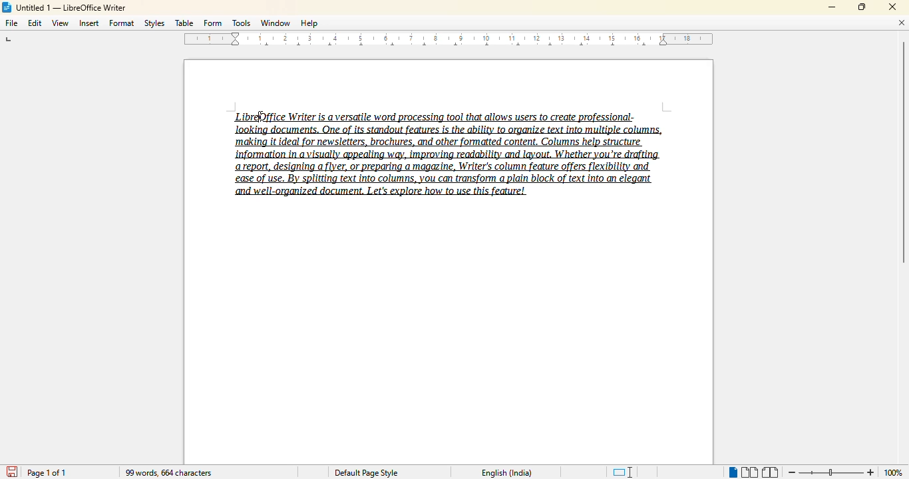 This screenshot has width=909, height=479. What do you see at coordinates (13, 471) in the screenshot?
I see `save document` at bounding box center [13, 471].